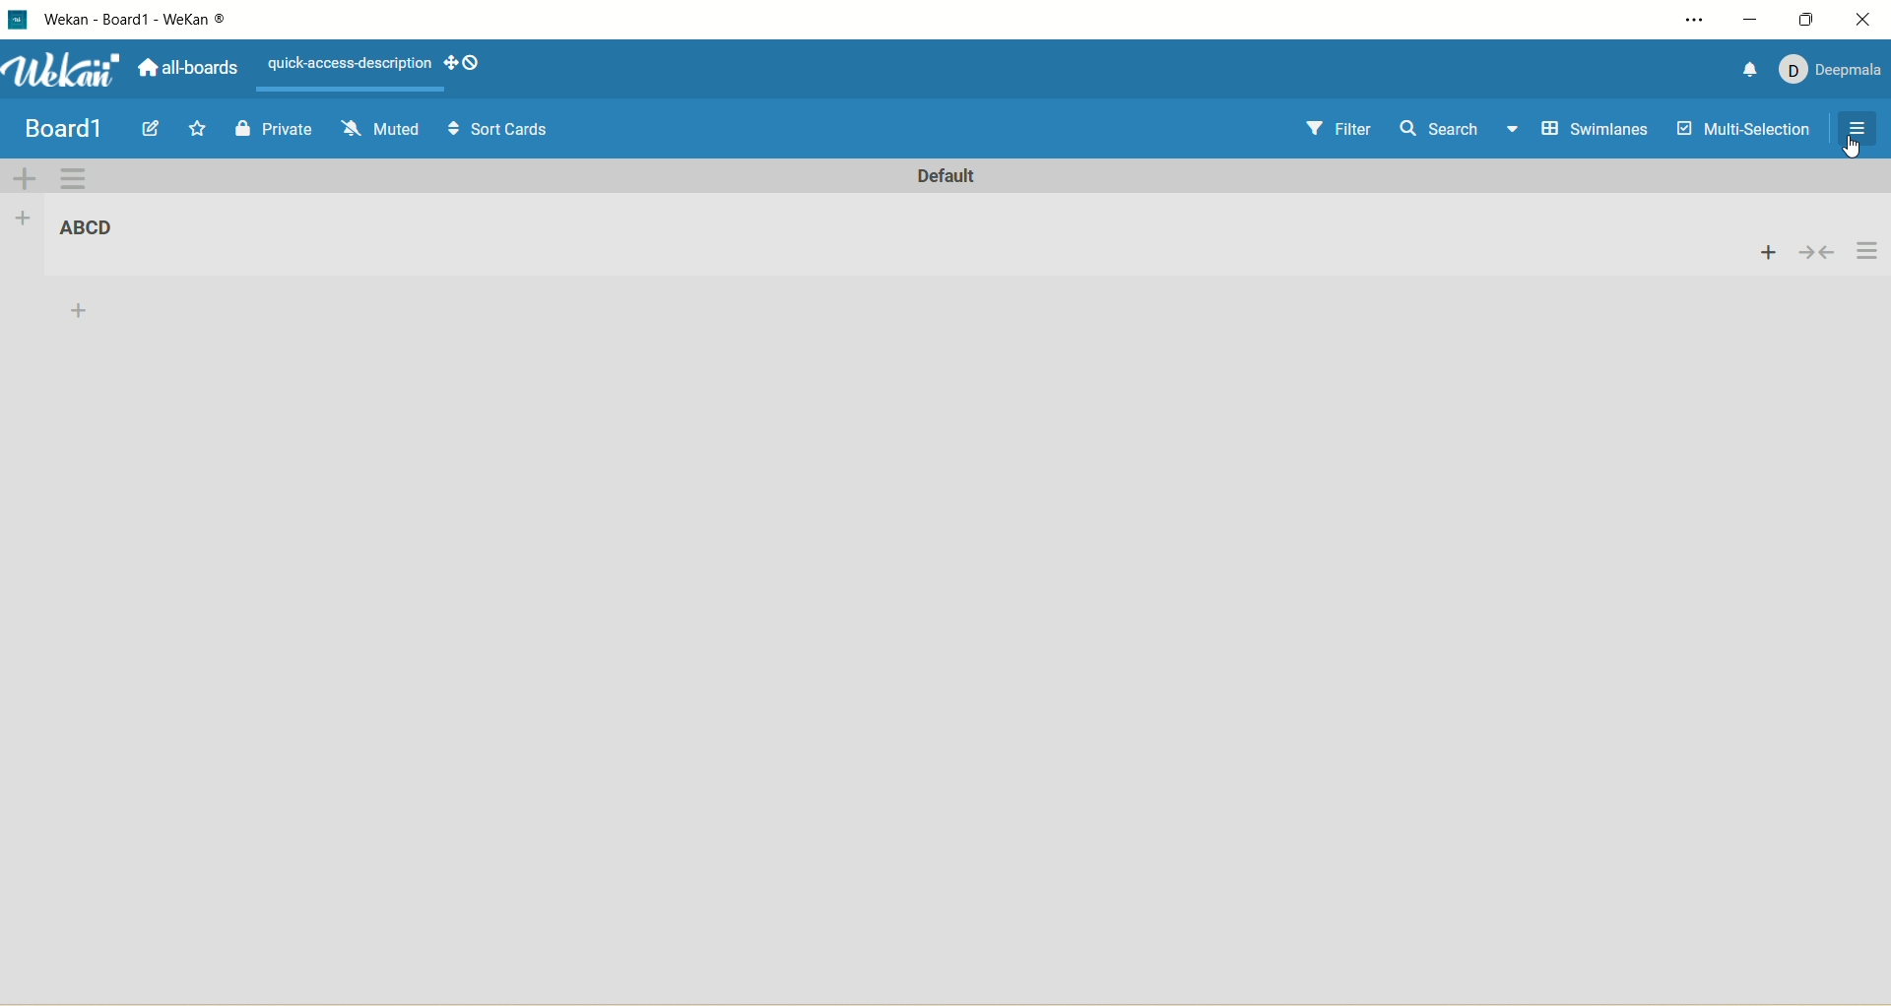  What do you see at coordinates (200, 128) in the screenshot?
I see `Start` at bounding box center [200, 128].